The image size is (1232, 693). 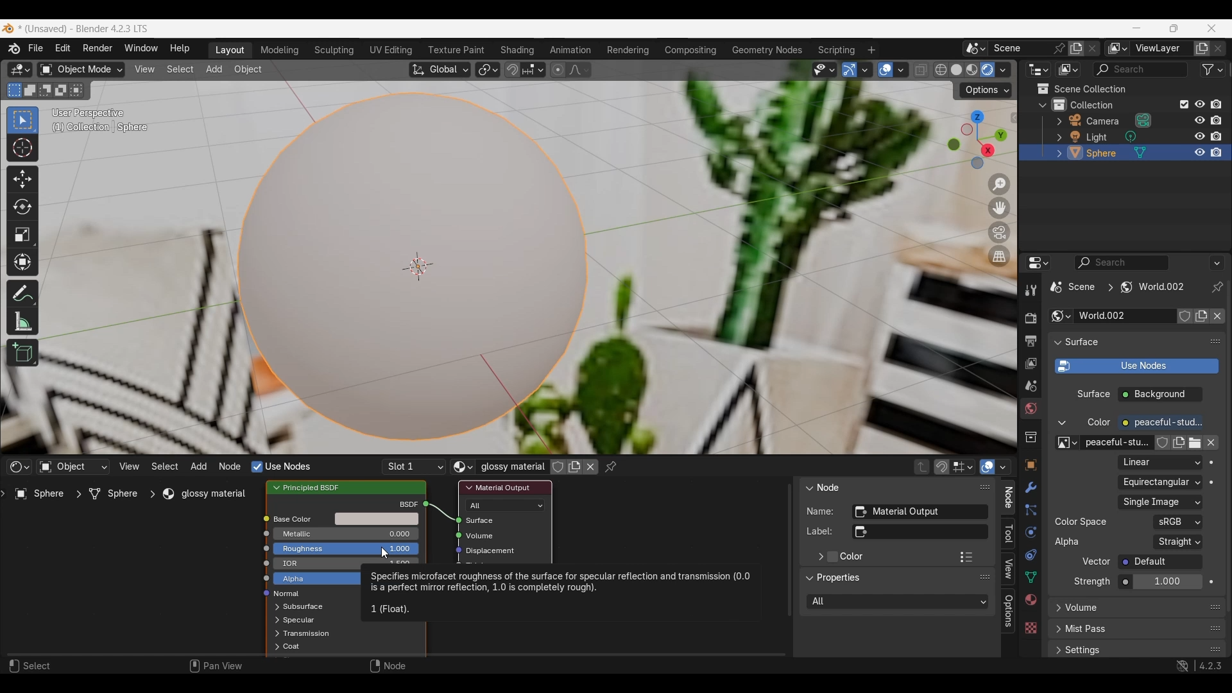 What do you see at coordinates (921, 69) in the screenshot?
I see `Toggle x-ray` at bounding box center [921, 69].